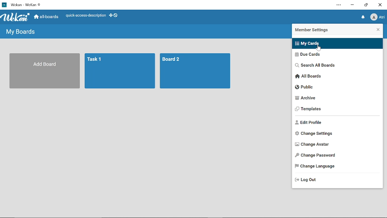 The image size is (387, 218). What do you see at coordinates (377, 30) in the screenshot?
I see `Close` at bounding box center [377, 30].